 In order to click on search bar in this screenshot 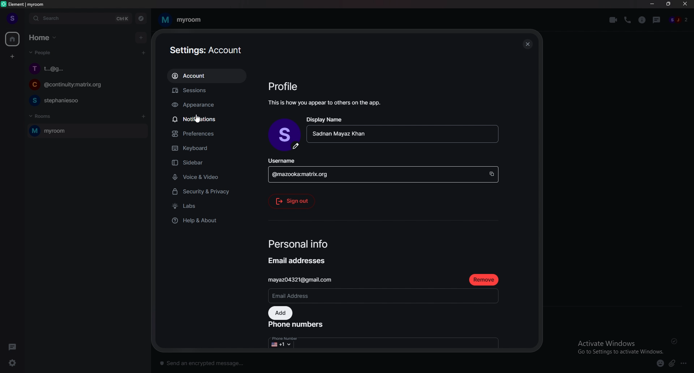, I will do `click(81, 18)`.